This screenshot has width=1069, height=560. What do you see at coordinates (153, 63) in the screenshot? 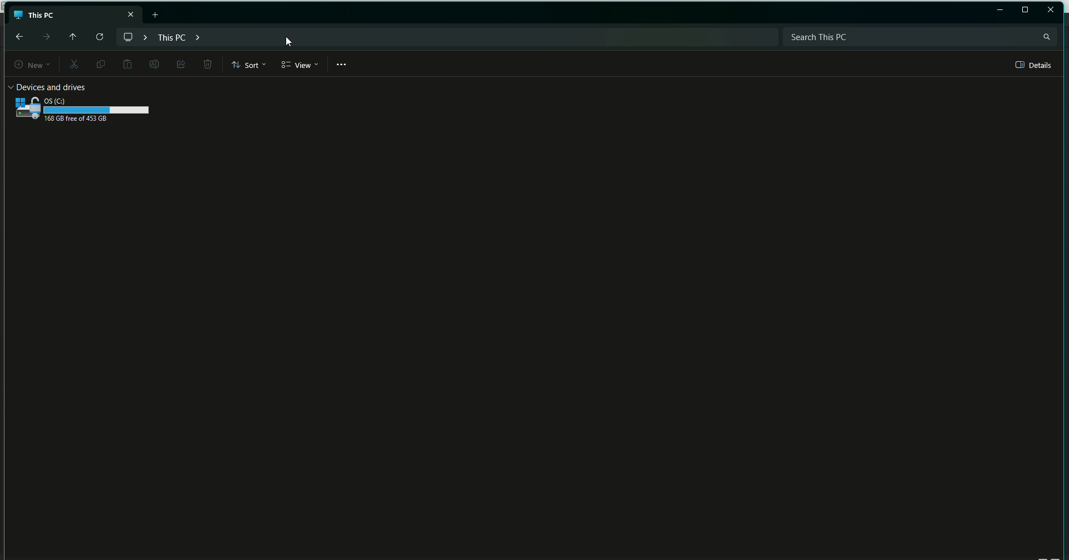
I see `Edit` at bounding box center [153, 63].